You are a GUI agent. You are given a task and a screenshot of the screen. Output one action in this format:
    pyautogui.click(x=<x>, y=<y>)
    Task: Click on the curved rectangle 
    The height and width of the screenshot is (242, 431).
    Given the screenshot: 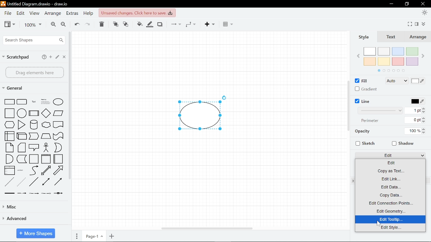 What is the action you would take?
    pyautogui.click(x=22, y=102)
    